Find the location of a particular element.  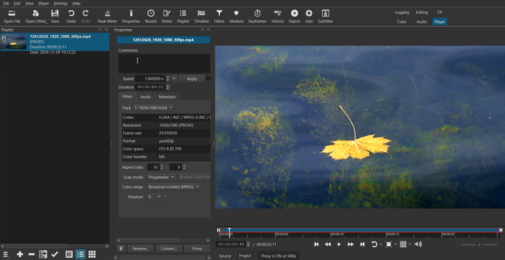

Undo is located at coordinates (71, 16).